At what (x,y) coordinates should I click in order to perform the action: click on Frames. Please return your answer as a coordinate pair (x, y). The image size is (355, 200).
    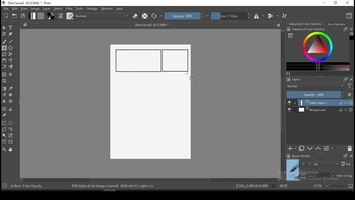
    Looking at the image, I should click on (345, 156).